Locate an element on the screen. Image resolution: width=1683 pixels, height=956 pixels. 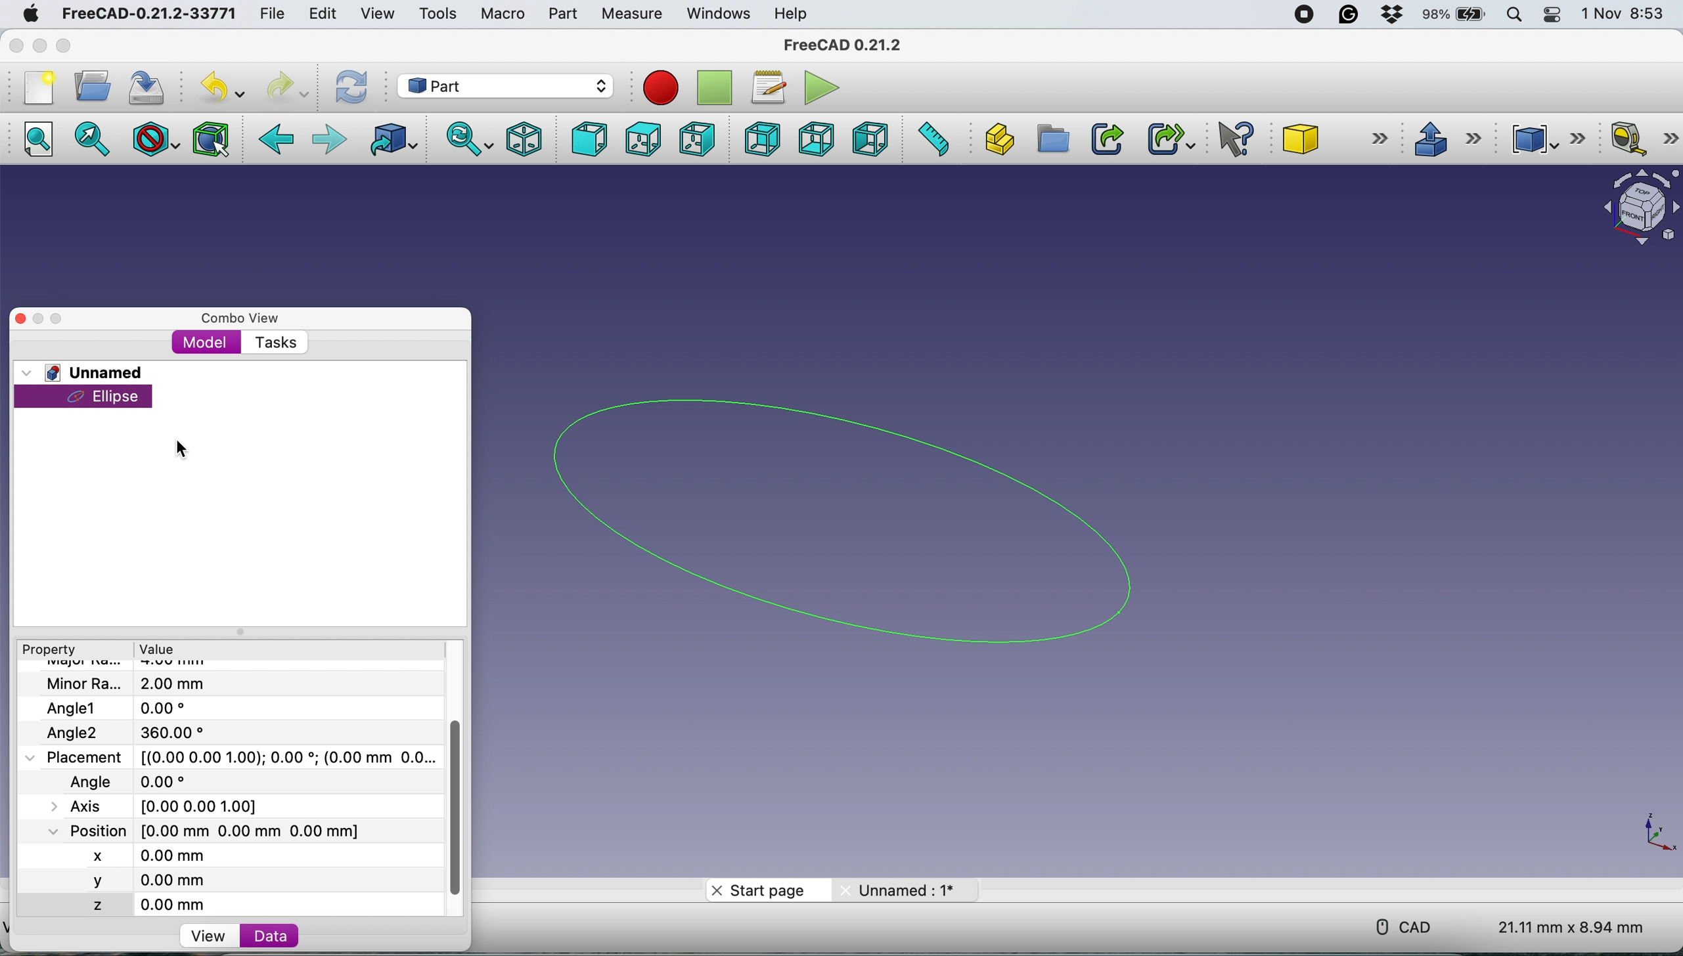
grammarly is located at coordinates (1350, 14).